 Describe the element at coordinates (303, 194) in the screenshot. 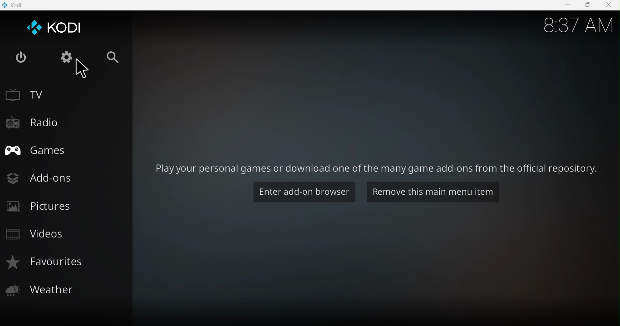

I see `Enter add-on browser` at that location.